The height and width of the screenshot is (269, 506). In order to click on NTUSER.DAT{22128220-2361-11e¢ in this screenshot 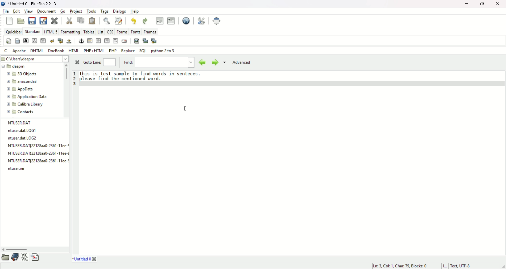, I will do `click(34, 161)`.